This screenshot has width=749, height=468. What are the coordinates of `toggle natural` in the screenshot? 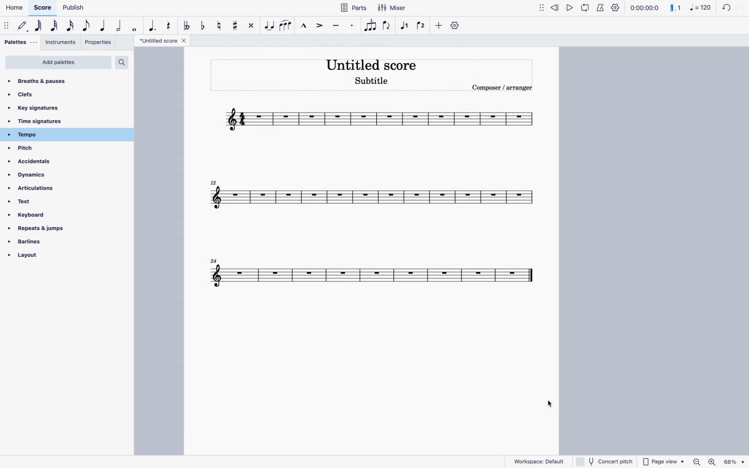 It's located at (219, 27).